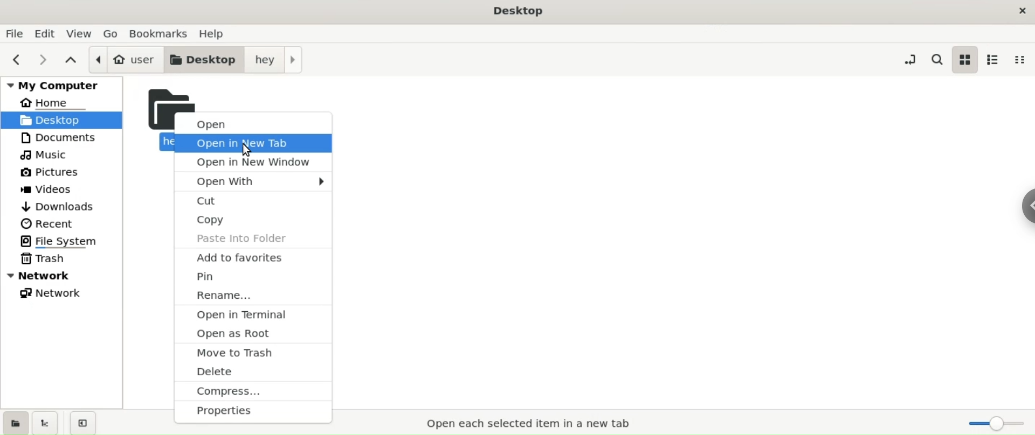 Image resolution: width=1035 pixels, height=435 pixels. Describe the element at coordinates (1029, 207) in the screenshot. I see `sidebar` at that location.